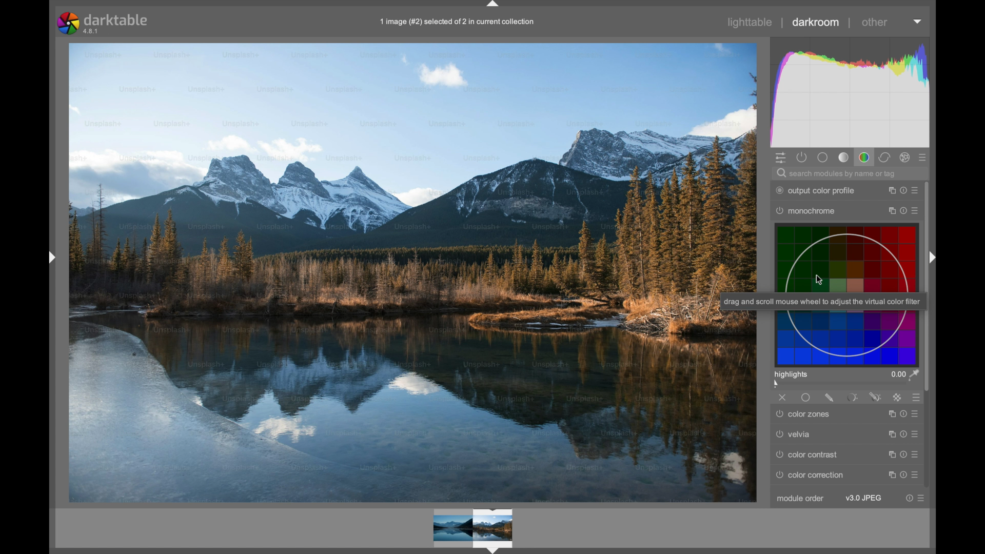  What do you see at coordinates (916, 189) in the screenshot?
I see `preset` at bounding box center [916, 189].